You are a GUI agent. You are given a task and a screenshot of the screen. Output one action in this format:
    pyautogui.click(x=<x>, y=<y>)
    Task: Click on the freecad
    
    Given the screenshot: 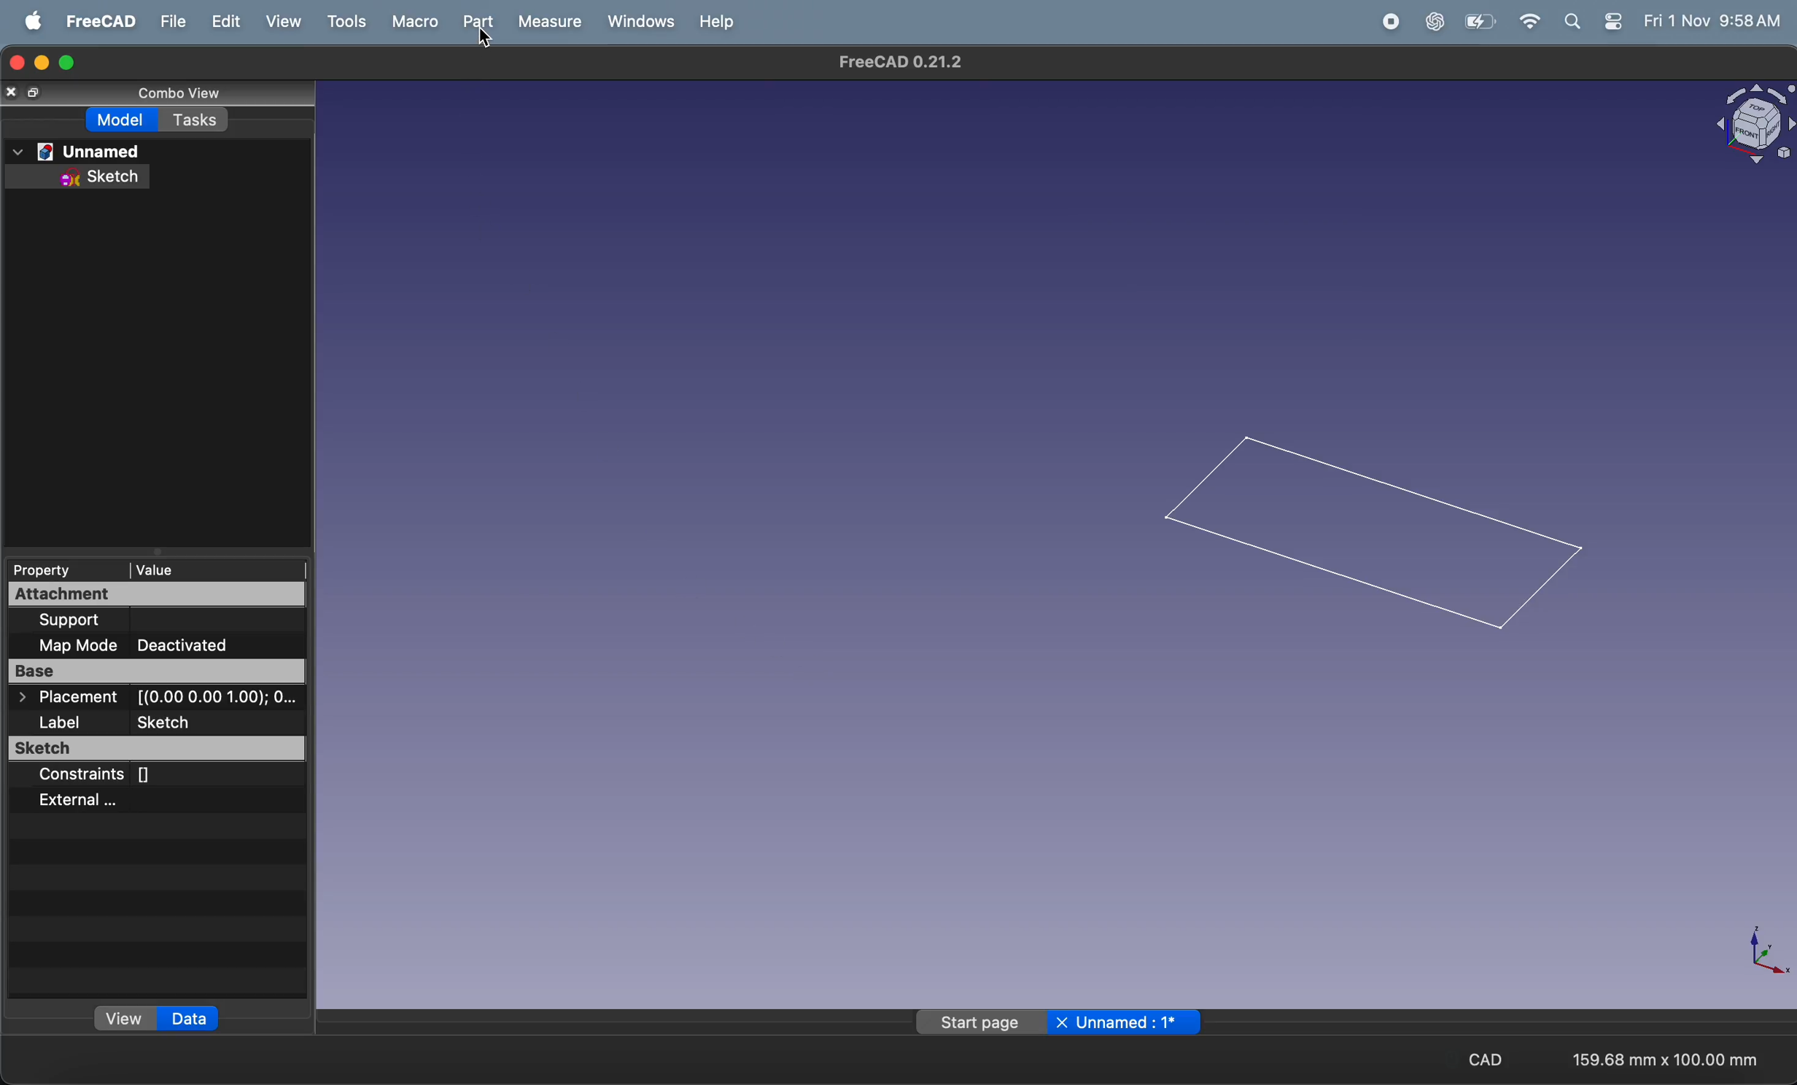 What is the action you would take?
    pyautogui.click(x=96, y=20)
    